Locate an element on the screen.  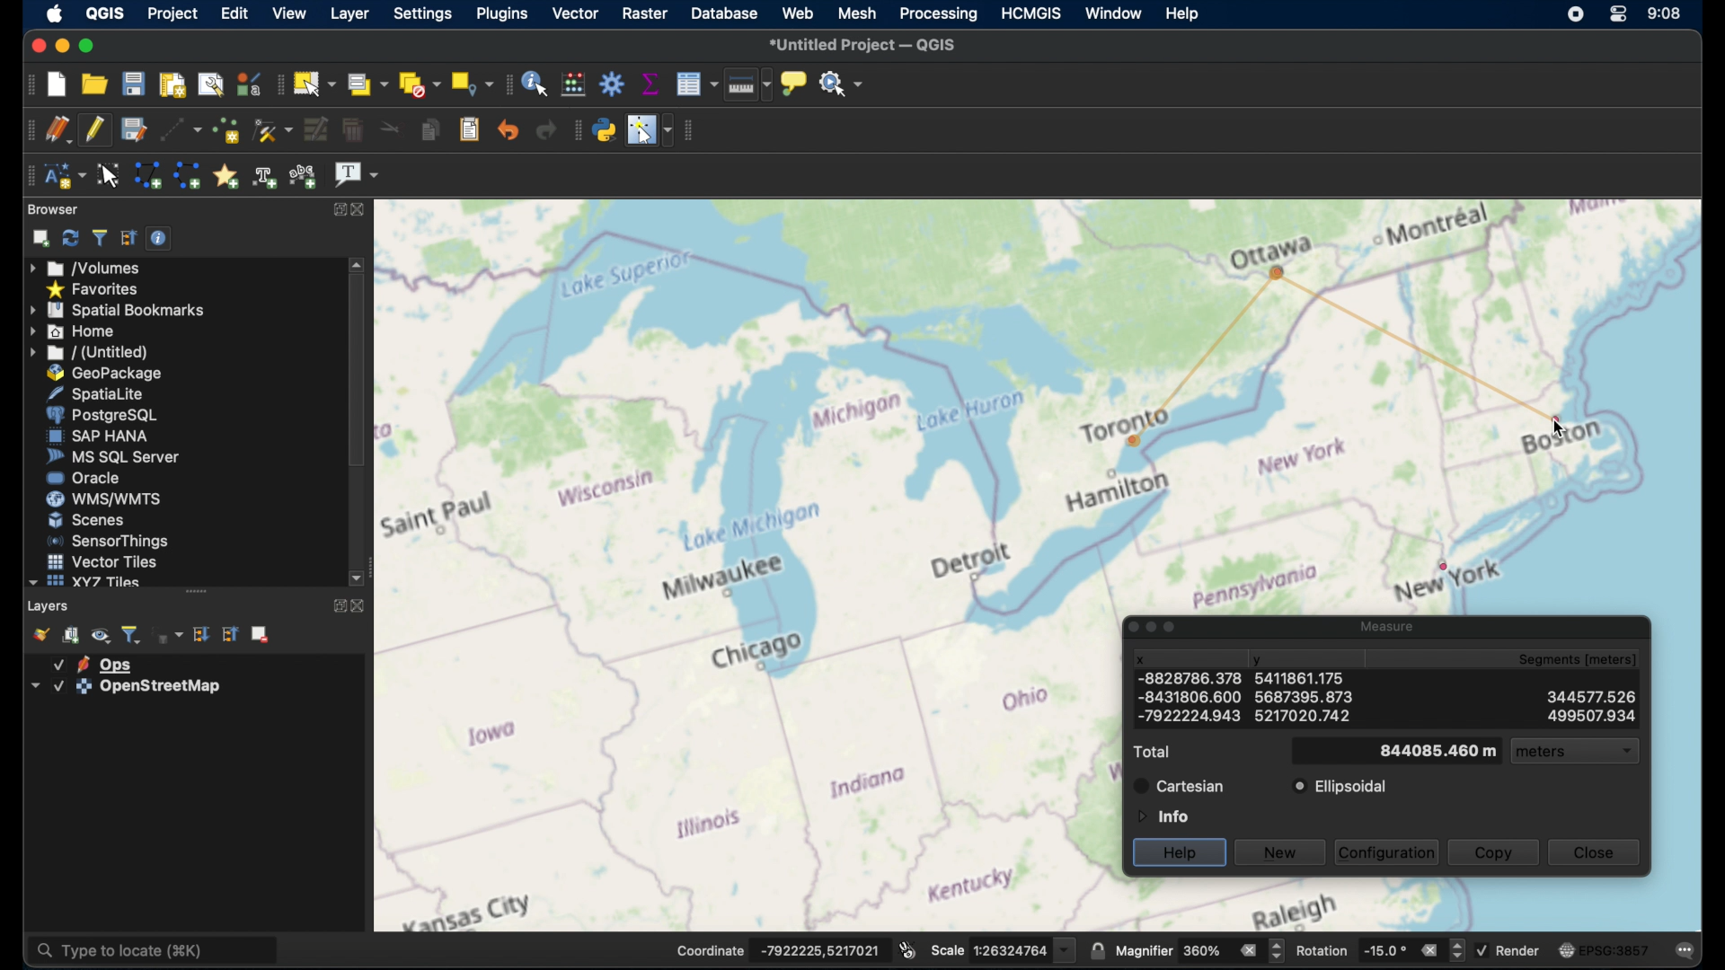
text annotation is located at coordinates (357, 176).